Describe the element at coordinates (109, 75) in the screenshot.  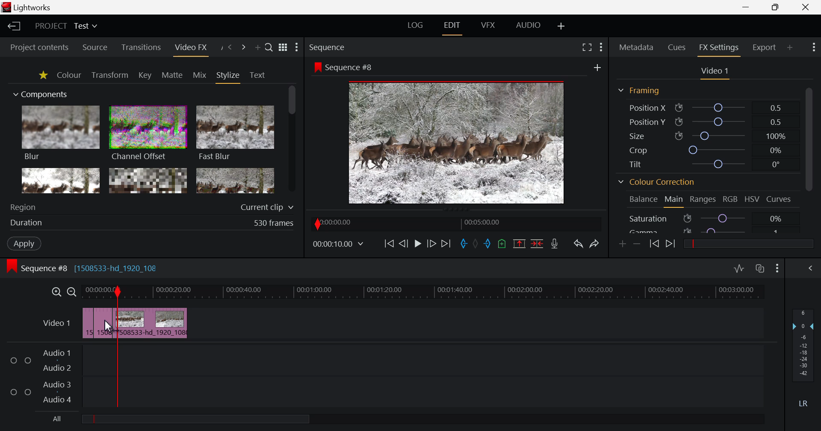
I see `Transform` at that location.